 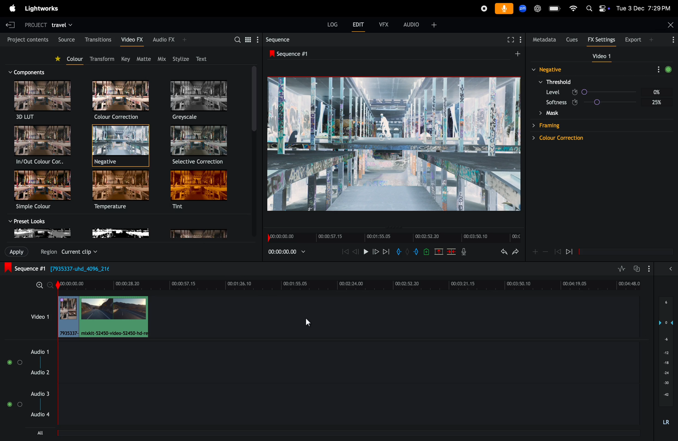 What do you see at coordinates (556, 103) in the screenshot?
I see `` at bounding box center [556, 103].